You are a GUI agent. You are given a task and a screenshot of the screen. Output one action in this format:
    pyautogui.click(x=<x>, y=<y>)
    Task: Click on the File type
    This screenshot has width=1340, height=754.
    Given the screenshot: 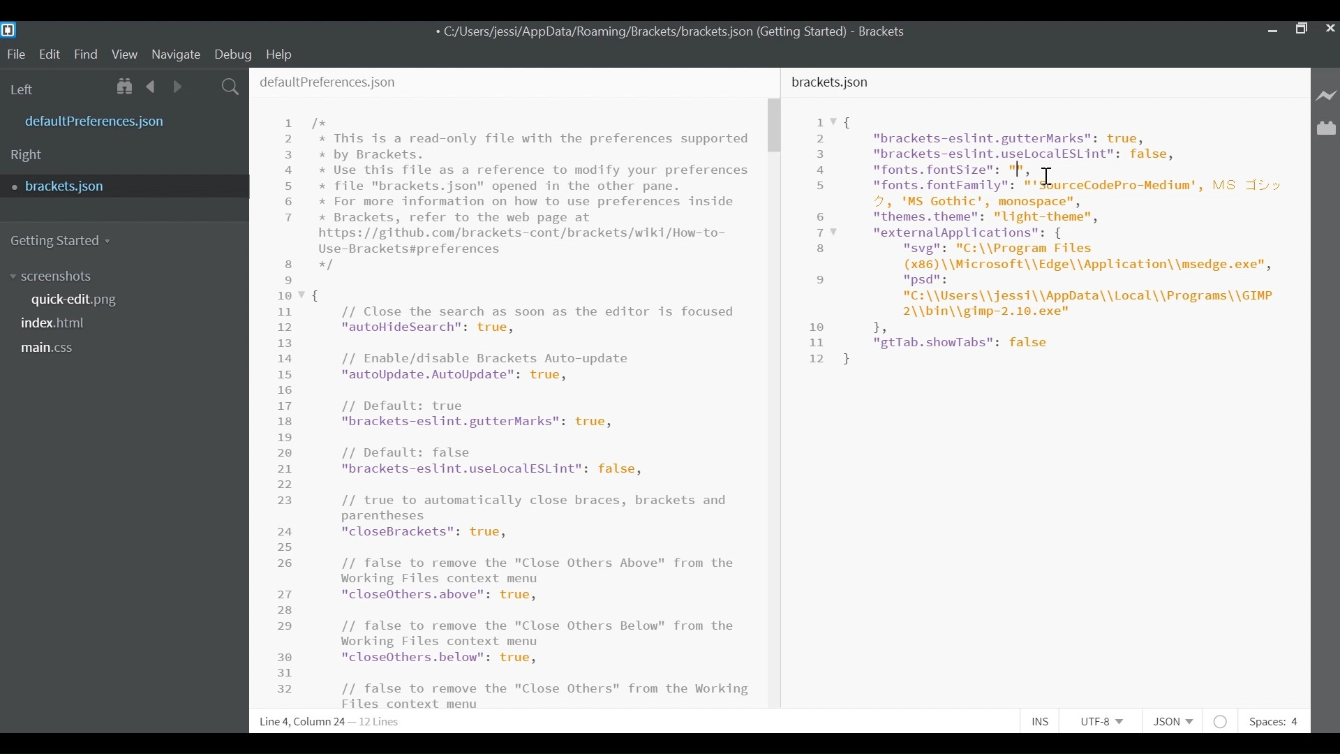 What is the action you would take?
    pyautogui.click(x=1171, y=722)
    